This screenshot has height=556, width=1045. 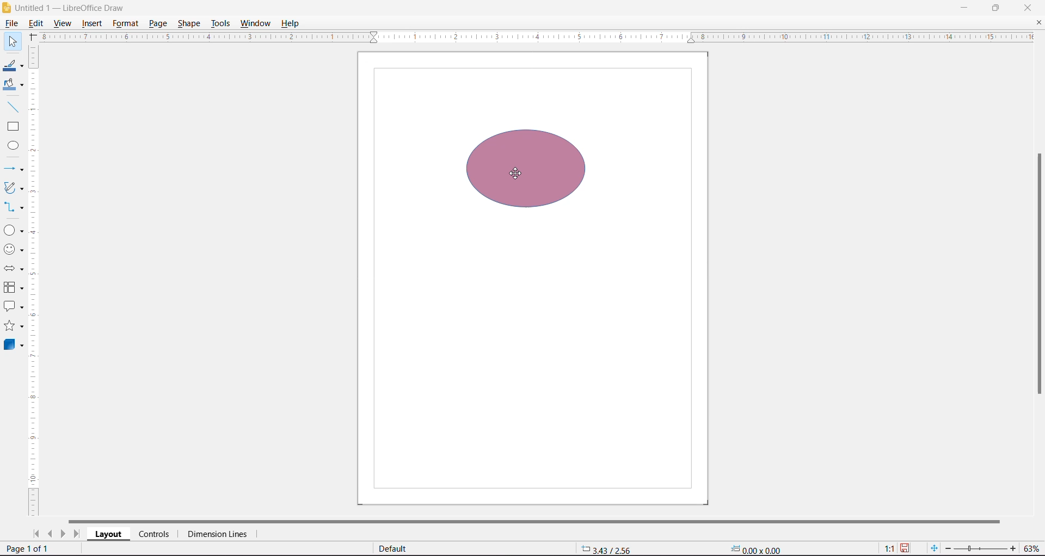 I want to click on Scroll to previous page, so click(x=51, y=534).